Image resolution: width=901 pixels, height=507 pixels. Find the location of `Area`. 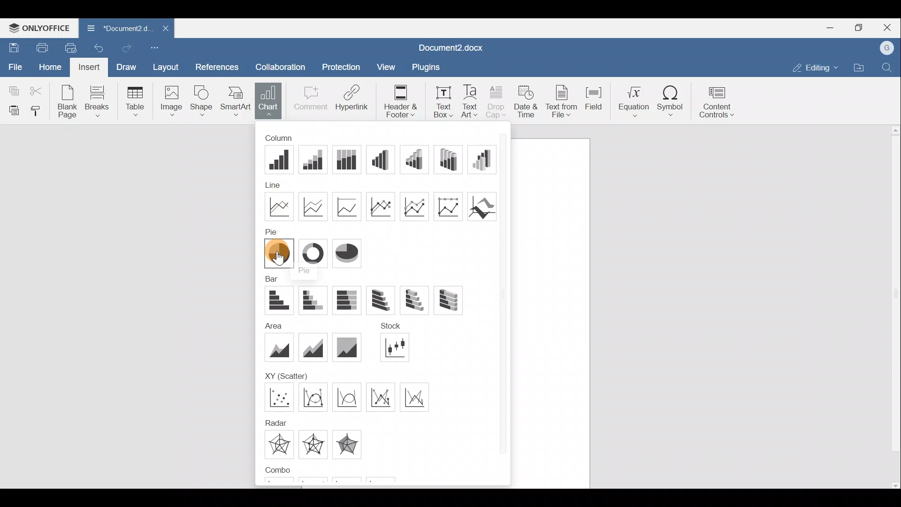

Area is located at coordinates (279, 348).